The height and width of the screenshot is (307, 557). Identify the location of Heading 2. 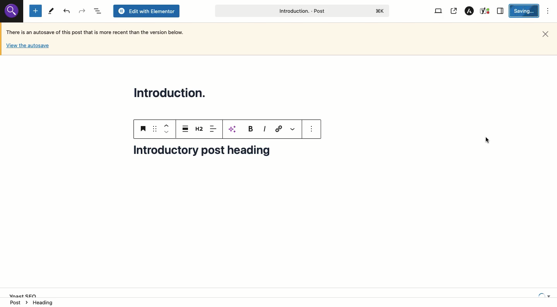
(200, 128).